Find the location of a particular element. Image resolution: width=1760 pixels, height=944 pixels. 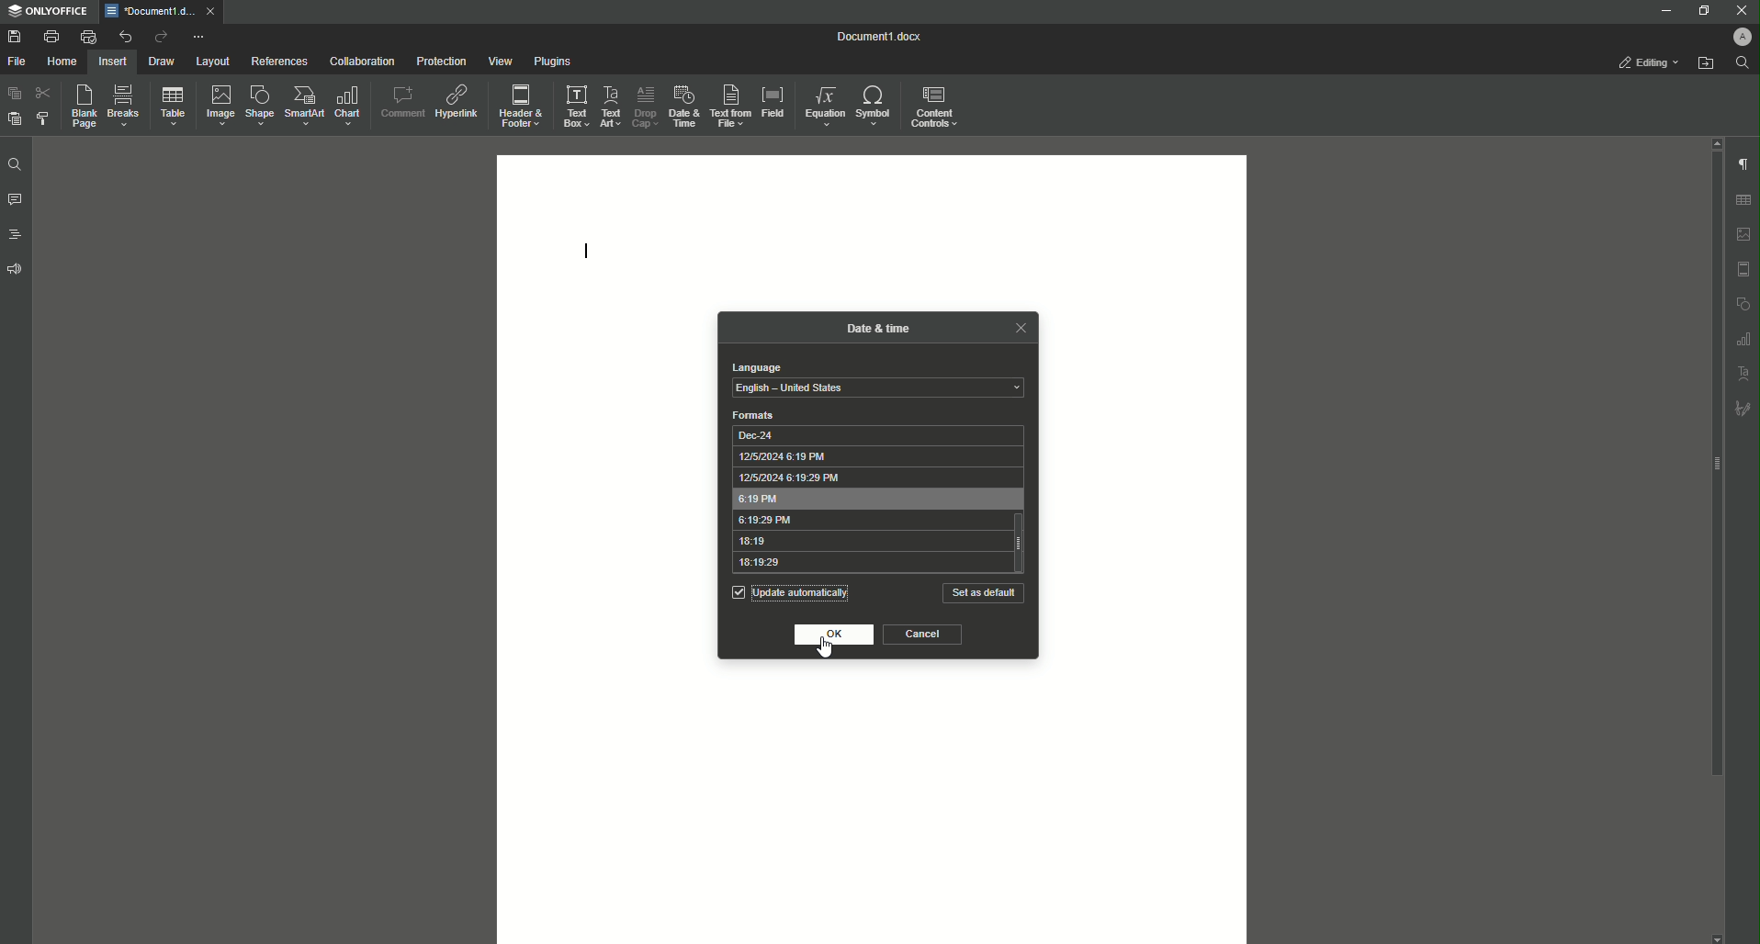

Redo is located at coordinates (158, 37).